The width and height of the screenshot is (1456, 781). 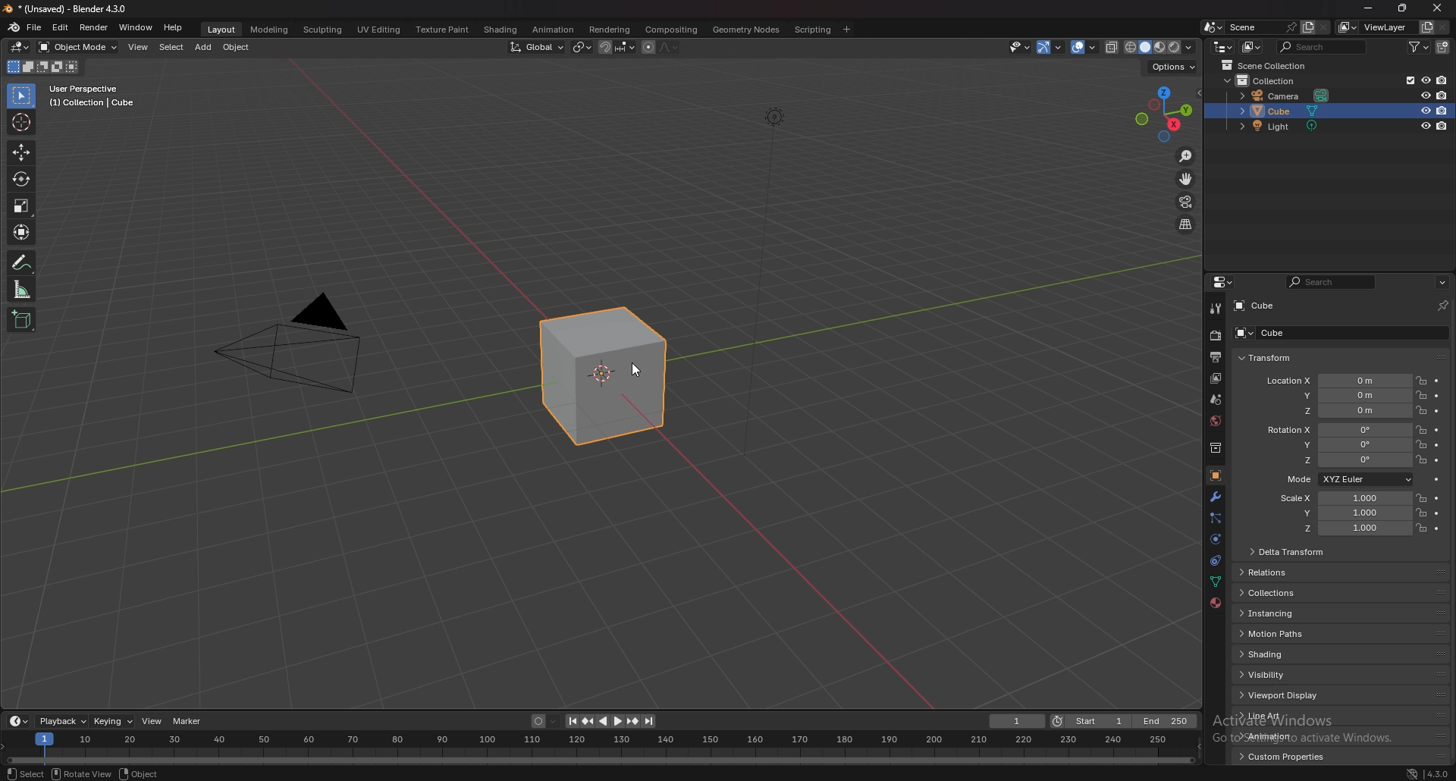 What do you see at coordinates (814, 30) in the screenshot?
I see `scripting` at bounding box center [814, 30].